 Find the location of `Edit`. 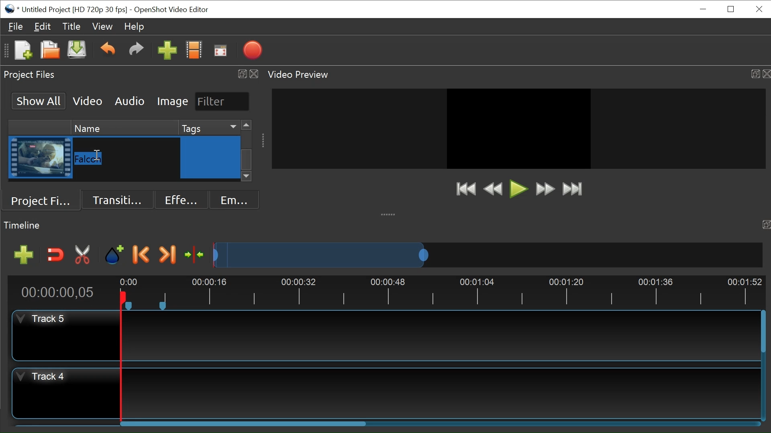

Edit is located at coordinates (43, 28).